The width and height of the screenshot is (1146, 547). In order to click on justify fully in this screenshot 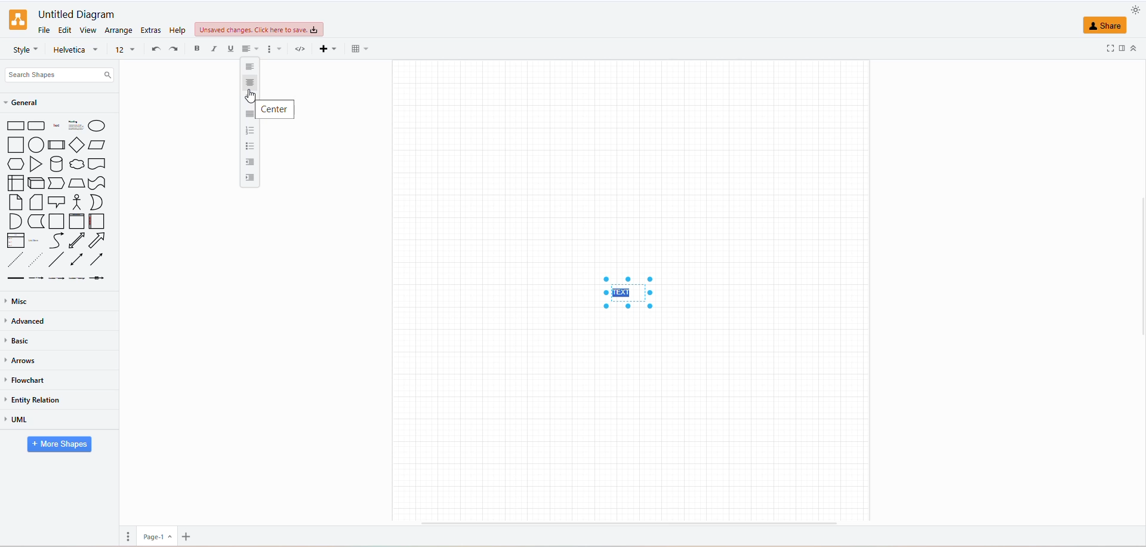, I will do `click(249, 115)`.